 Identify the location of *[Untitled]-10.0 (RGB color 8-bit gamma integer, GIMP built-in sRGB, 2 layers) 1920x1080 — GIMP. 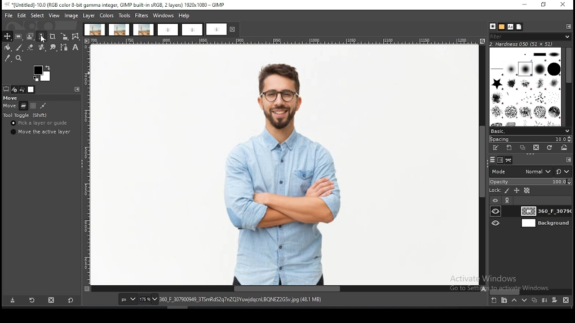
(116, 4).